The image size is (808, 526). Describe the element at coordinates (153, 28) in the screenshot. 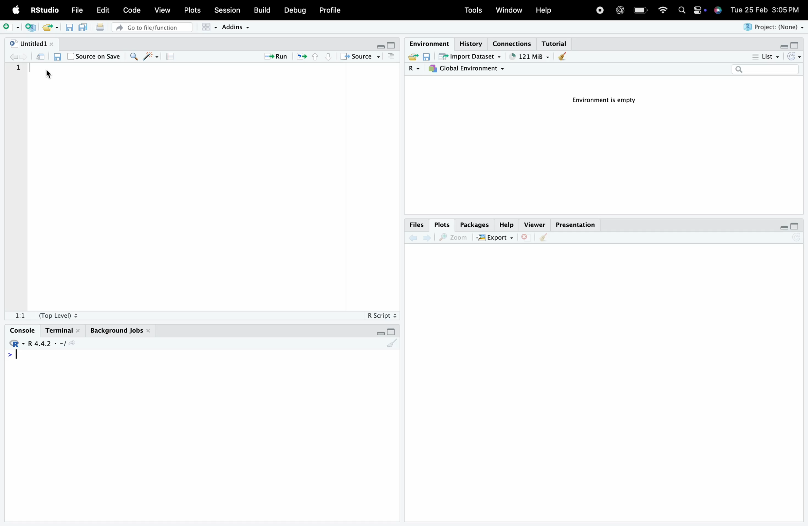

I see `Go to file/function` at that location.